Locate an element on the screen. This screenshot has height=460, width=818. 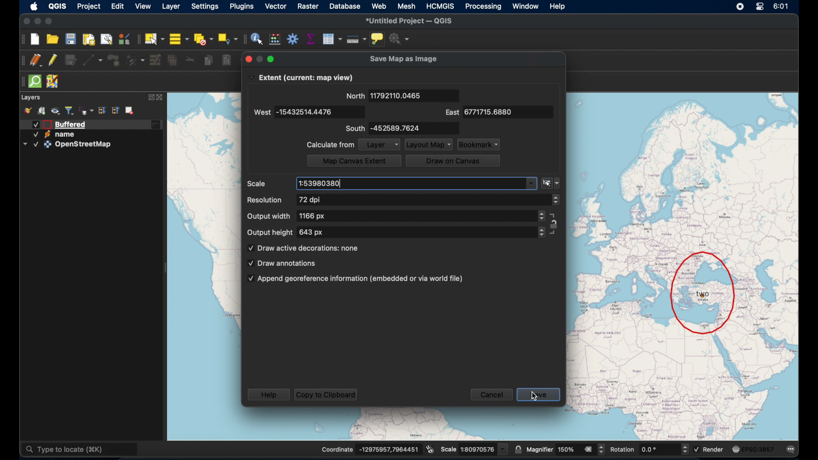
web is located at coordinates (379, 5).